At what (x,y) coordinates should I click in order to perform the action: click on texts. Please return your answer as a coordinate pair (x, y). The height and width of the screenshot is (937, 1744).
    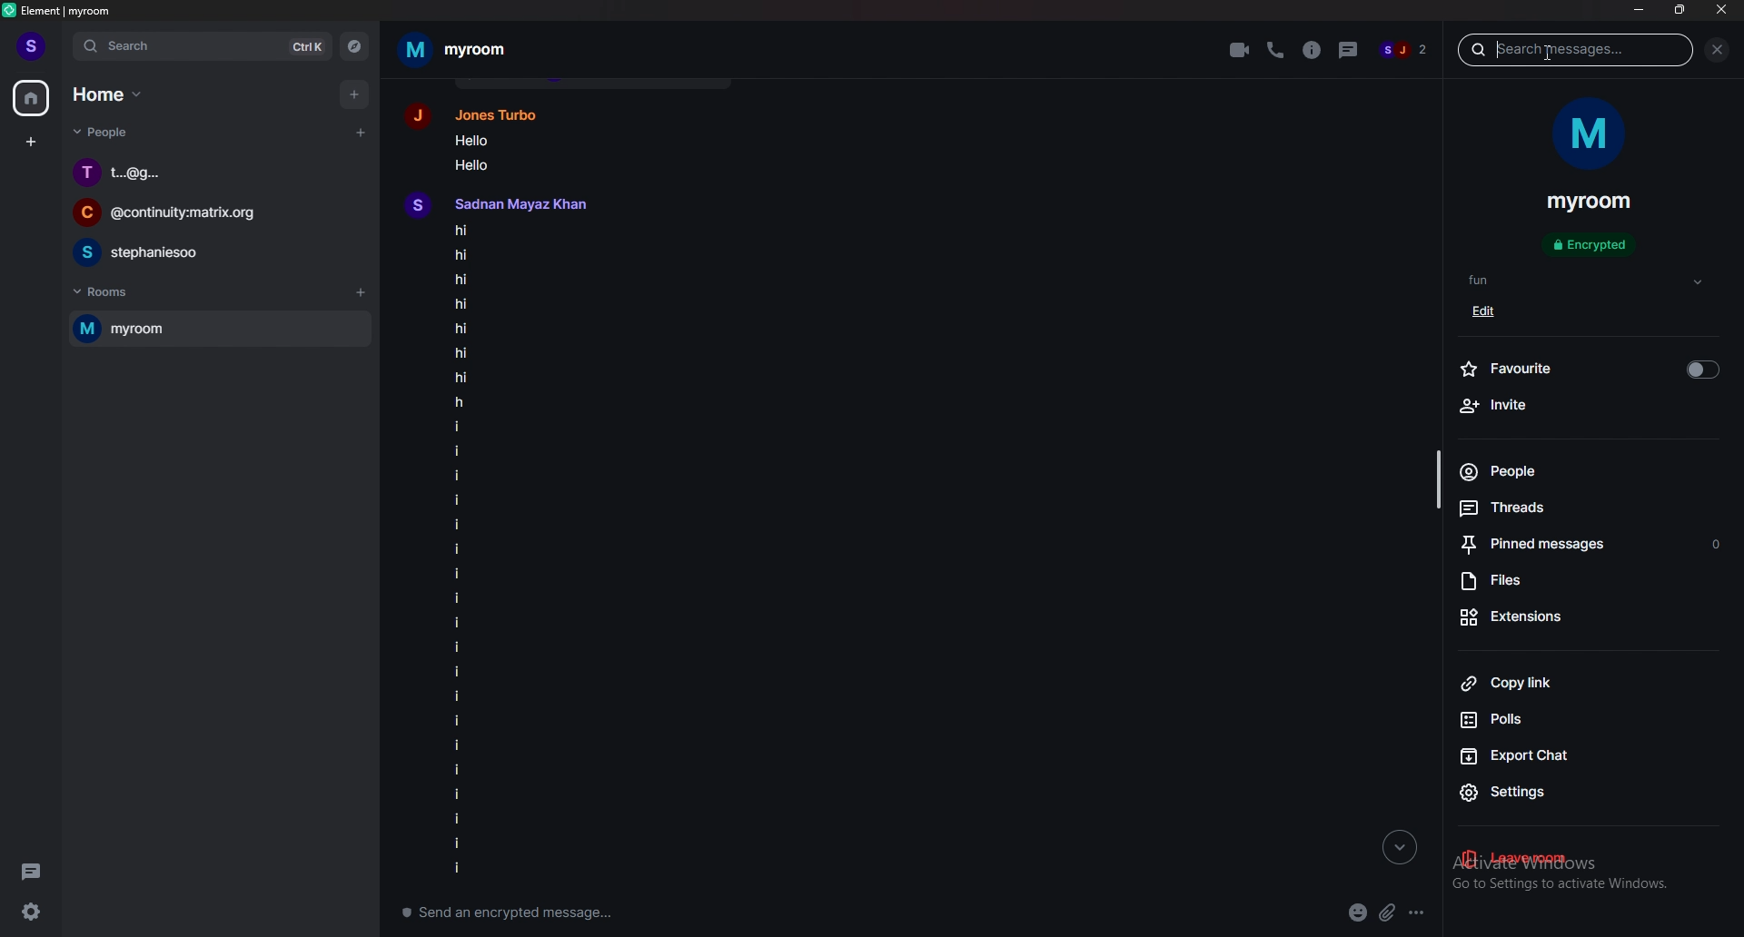
    Looking at the image, I should click on (520, 551).